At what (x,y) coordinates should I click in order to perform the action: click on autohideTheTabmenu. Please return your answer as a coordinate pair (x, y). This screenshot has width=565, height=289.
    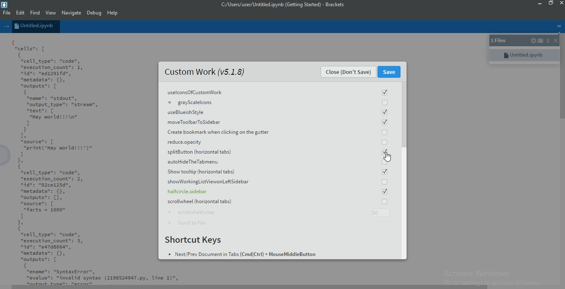
    Looking at the image, I should click on (280, 163).